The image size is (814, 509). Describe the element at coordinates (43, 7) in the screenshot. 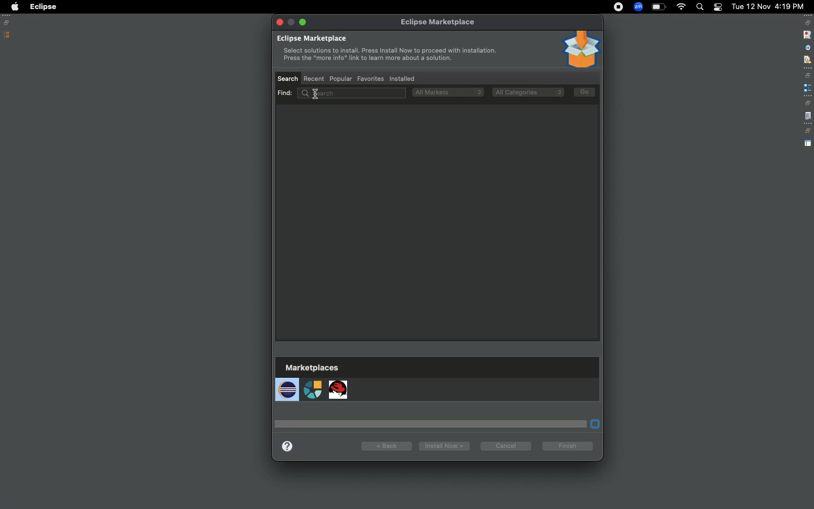

I see `Eclipse` at that location.